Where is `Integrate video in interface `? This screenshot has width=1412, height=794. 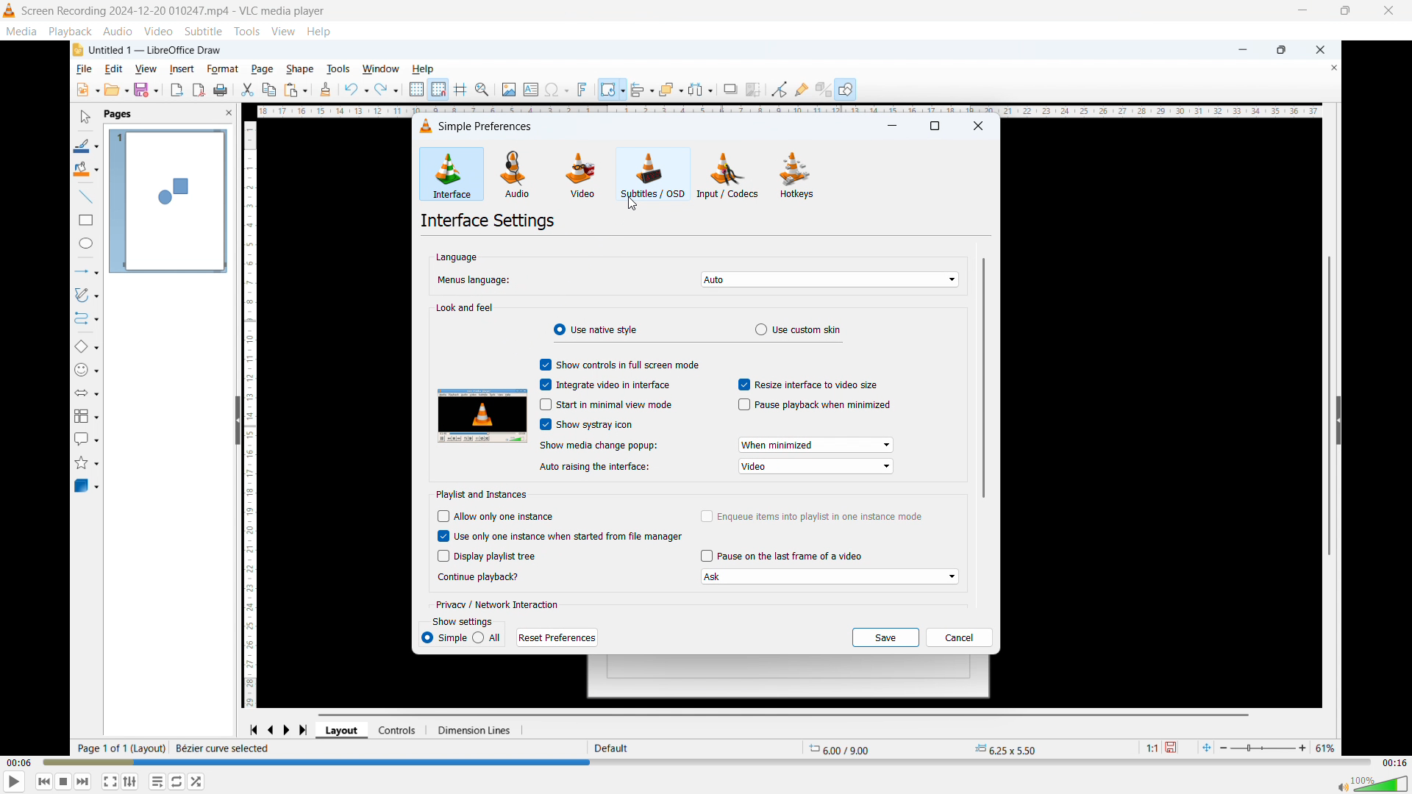 Integrate video in interface  is located at coordinates (606, 384).